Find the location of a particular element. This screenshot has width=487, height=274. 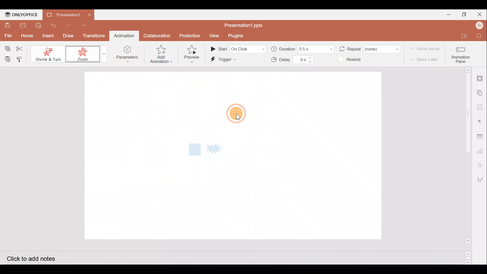

Protection is located at coordinates (190, 36).